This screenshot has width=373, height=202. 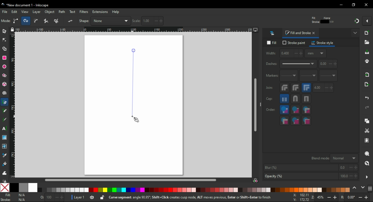 I want to click on mid markers, so click(x=308, y=76).